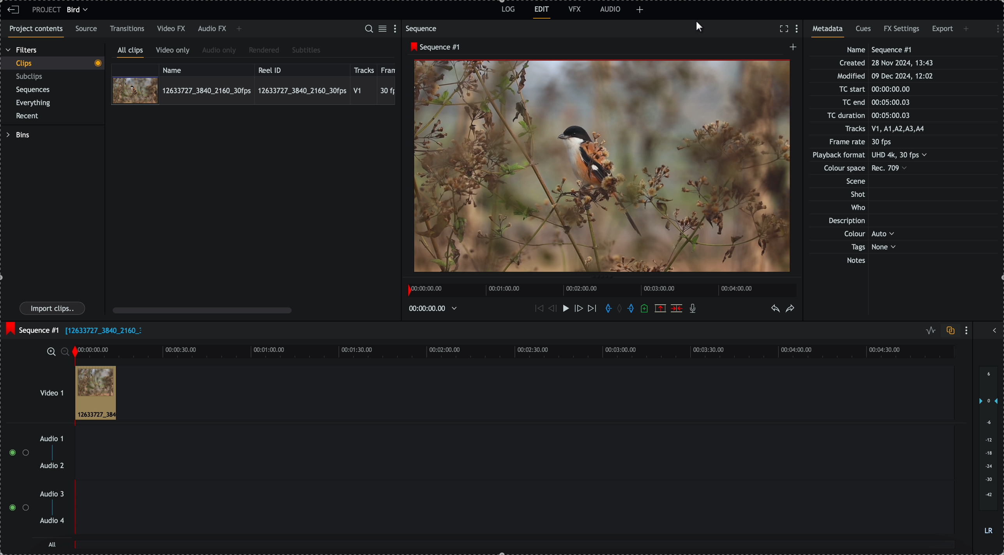 The image size is (1004, 555). Describe the element at coordinates (34, 32) in the screenshot. I see `project contents` at that location.